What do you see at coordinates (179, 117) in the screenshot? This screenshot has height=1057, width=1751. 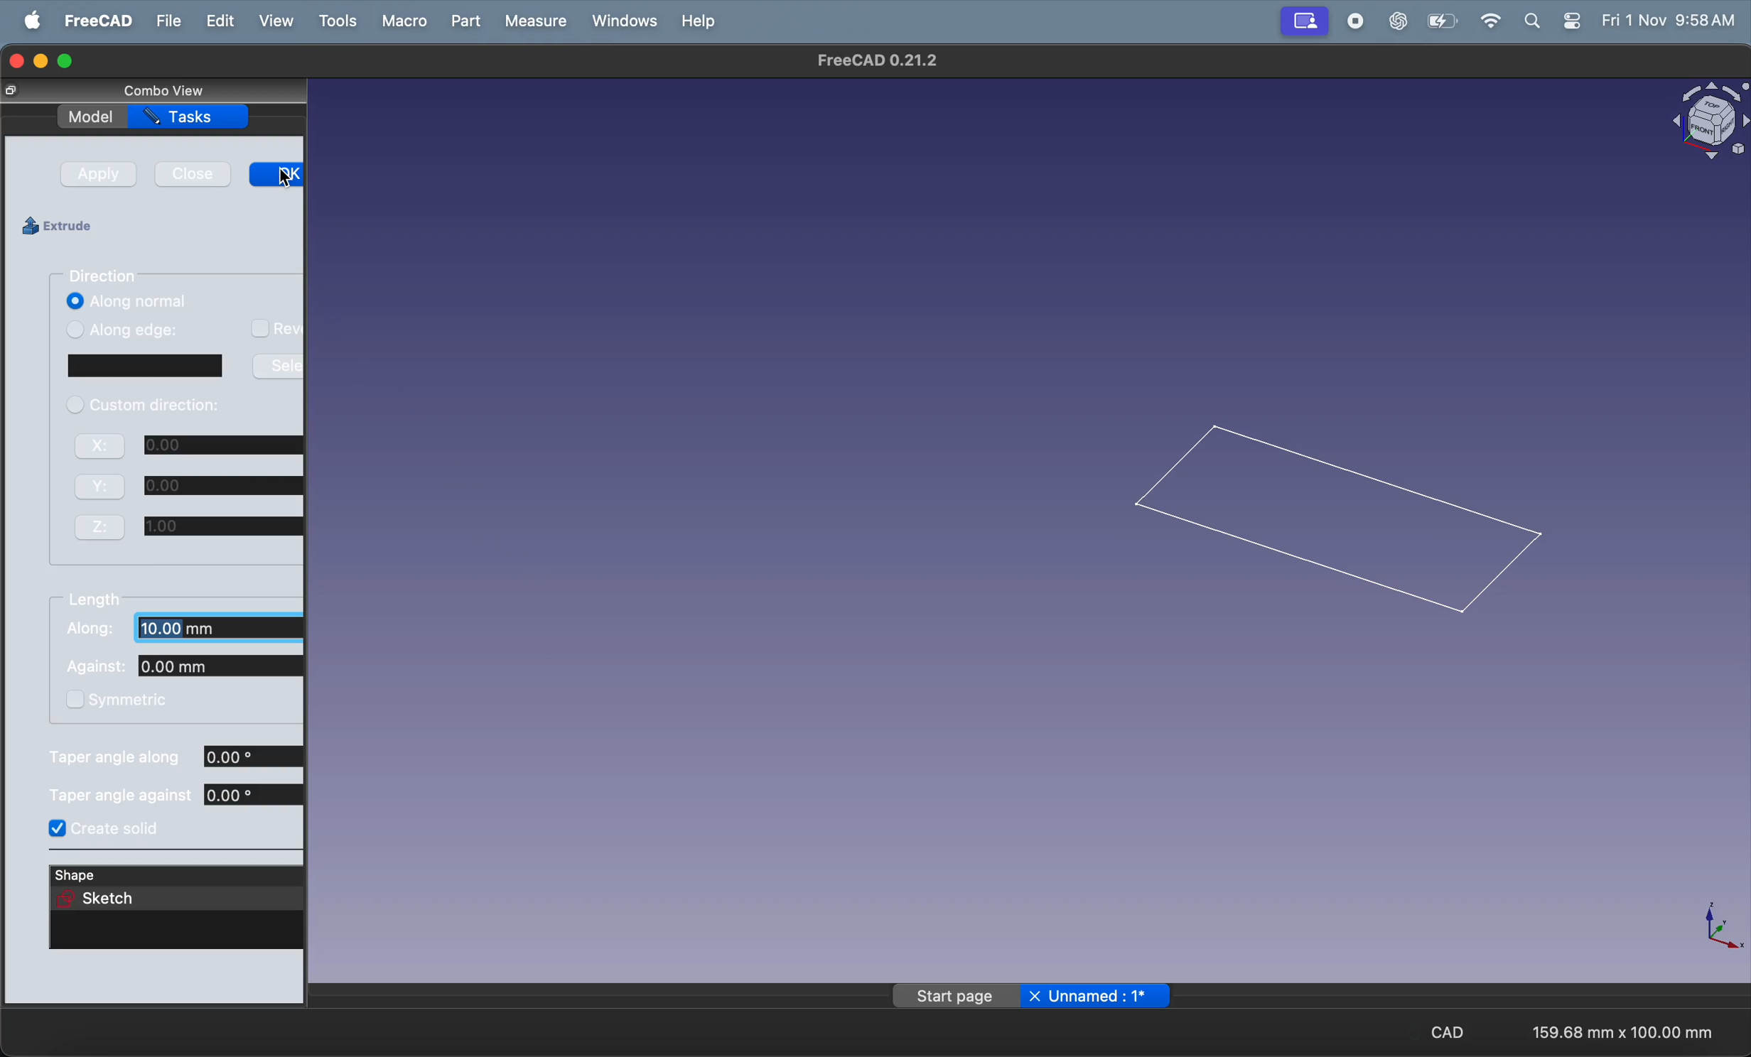 I see `tasks` at bounding box center [179, 117].